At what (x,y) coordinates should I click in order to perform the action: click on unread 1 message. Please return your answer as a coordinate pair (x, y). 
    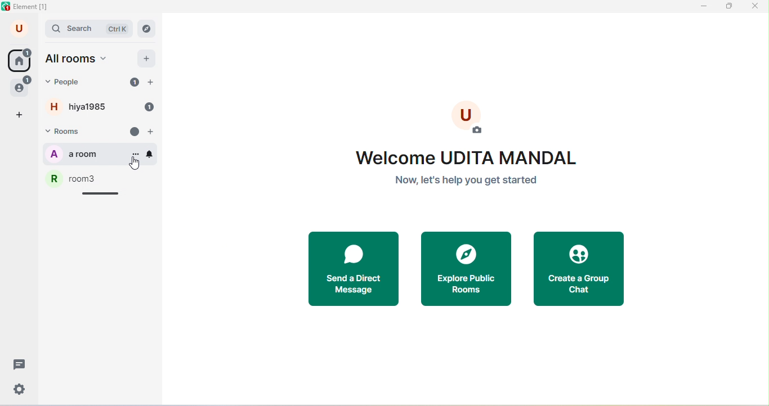
    Looking at the image, I should click on (146, 107).